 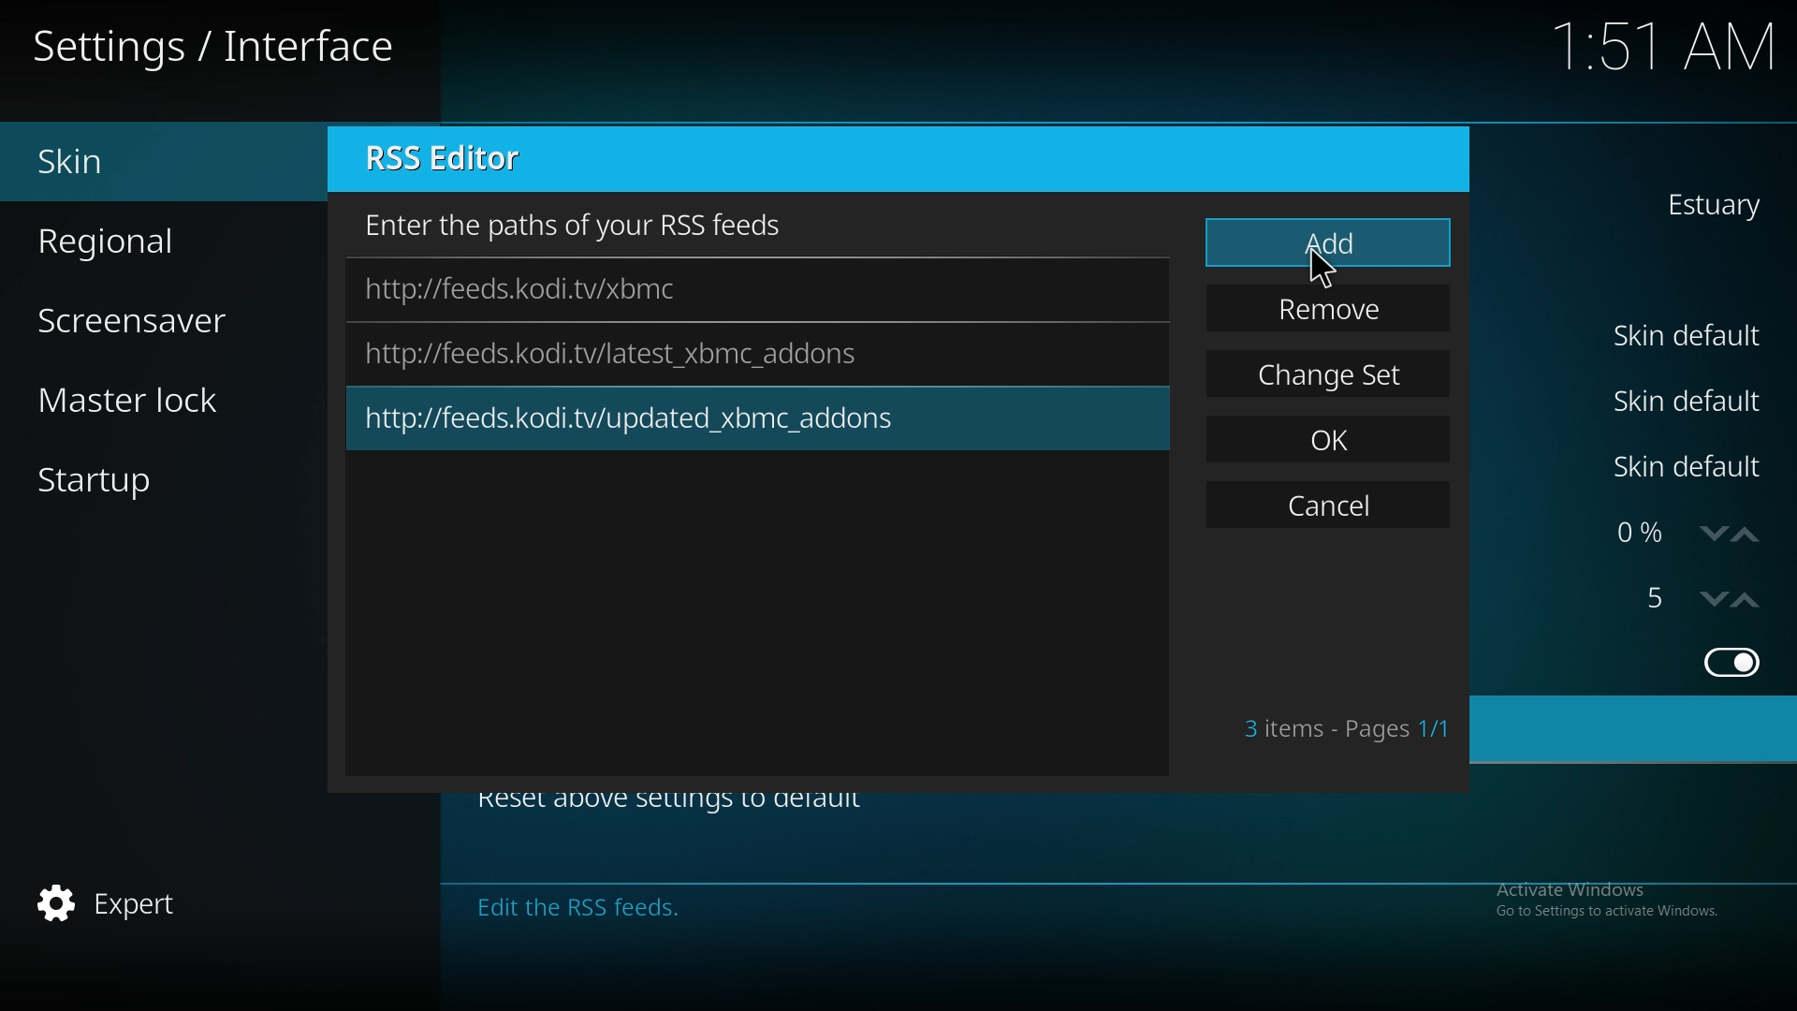 I want to click on stereoscopic 3d effect strength, so click(x=1659, y=598).